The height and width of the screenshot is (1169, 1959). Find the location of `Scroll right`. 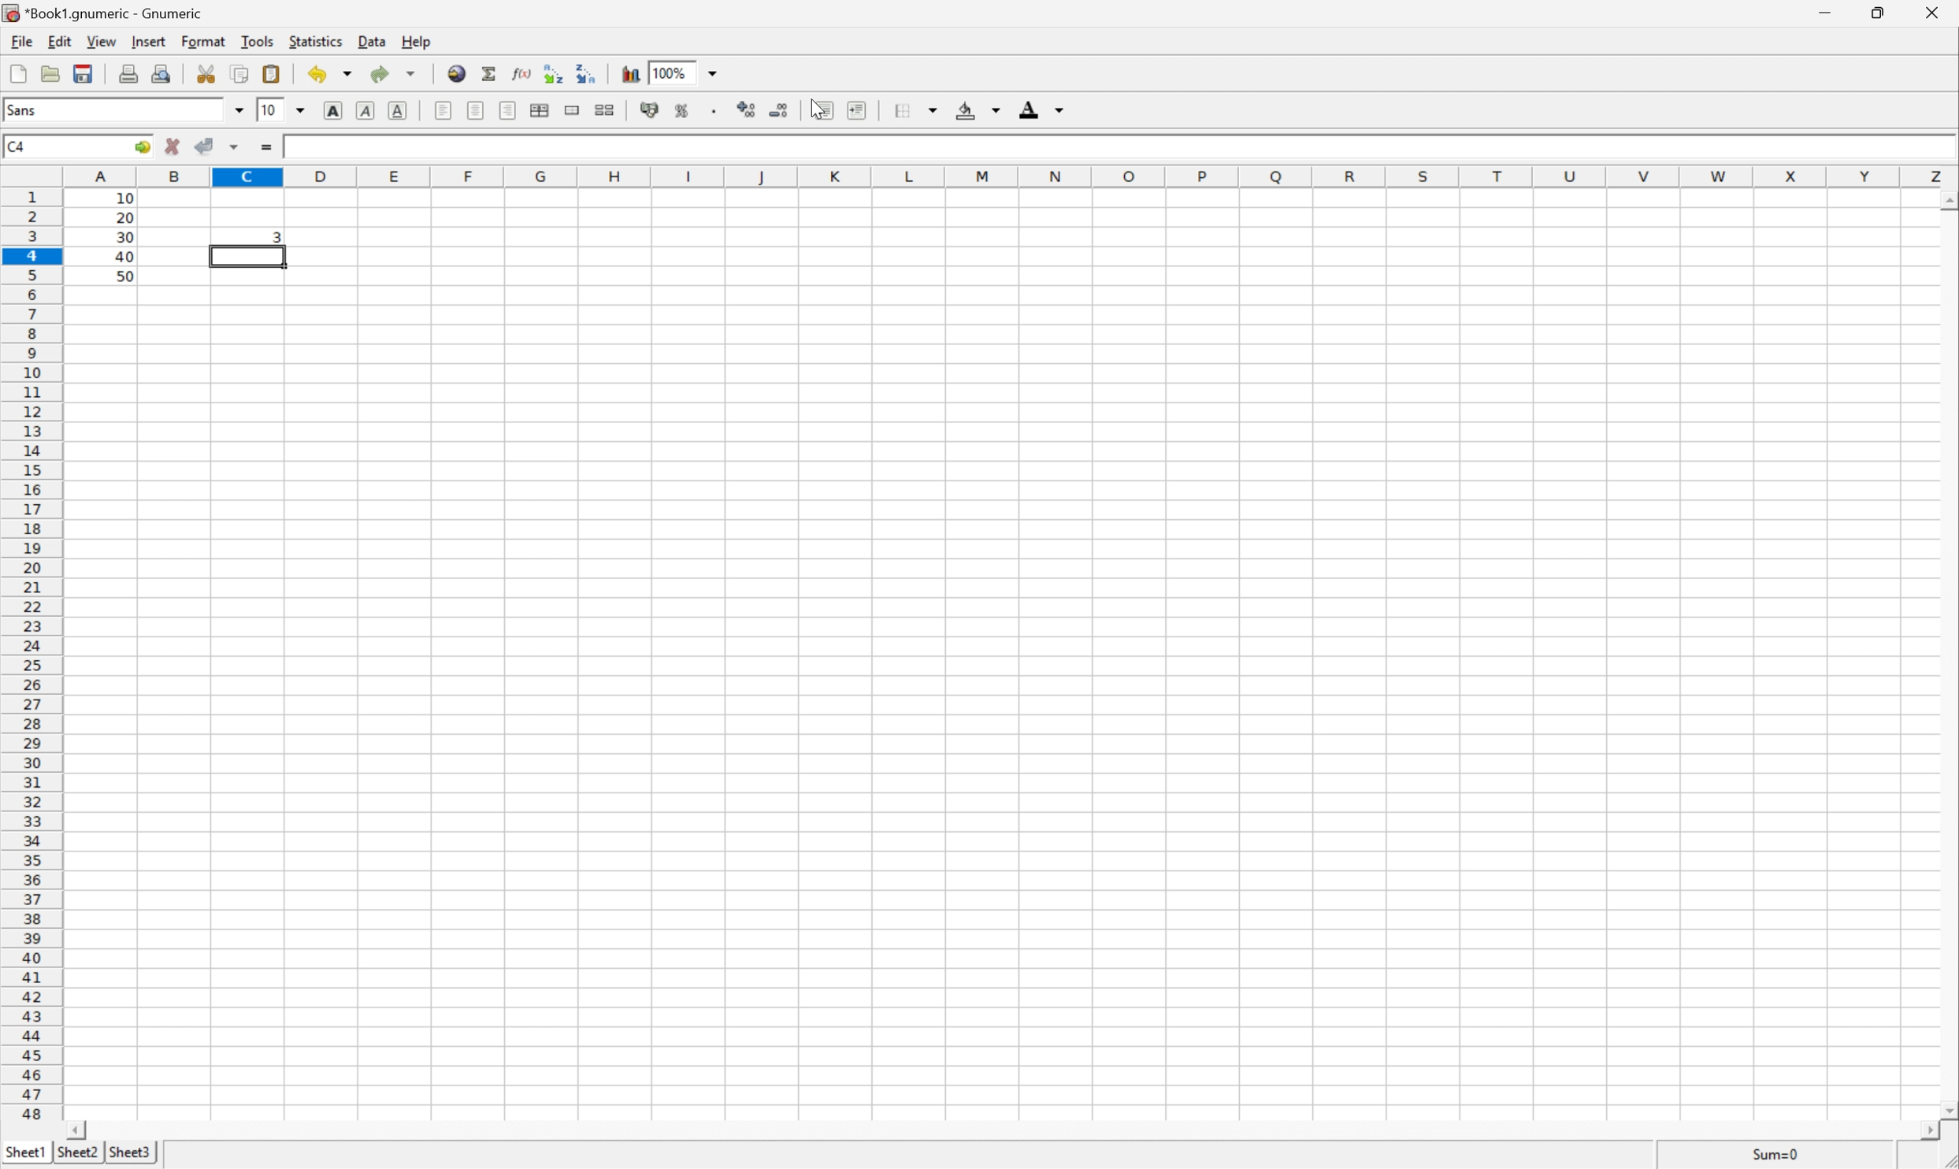

Scroll right is located at coordinates (1919, 1130).